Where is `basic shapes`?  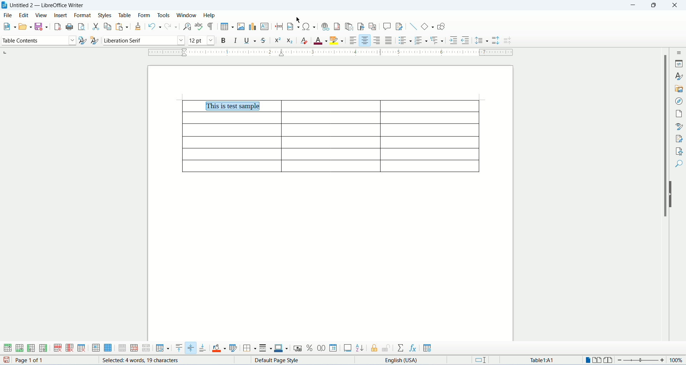
basic shapes is located at coordinates (428, 26).